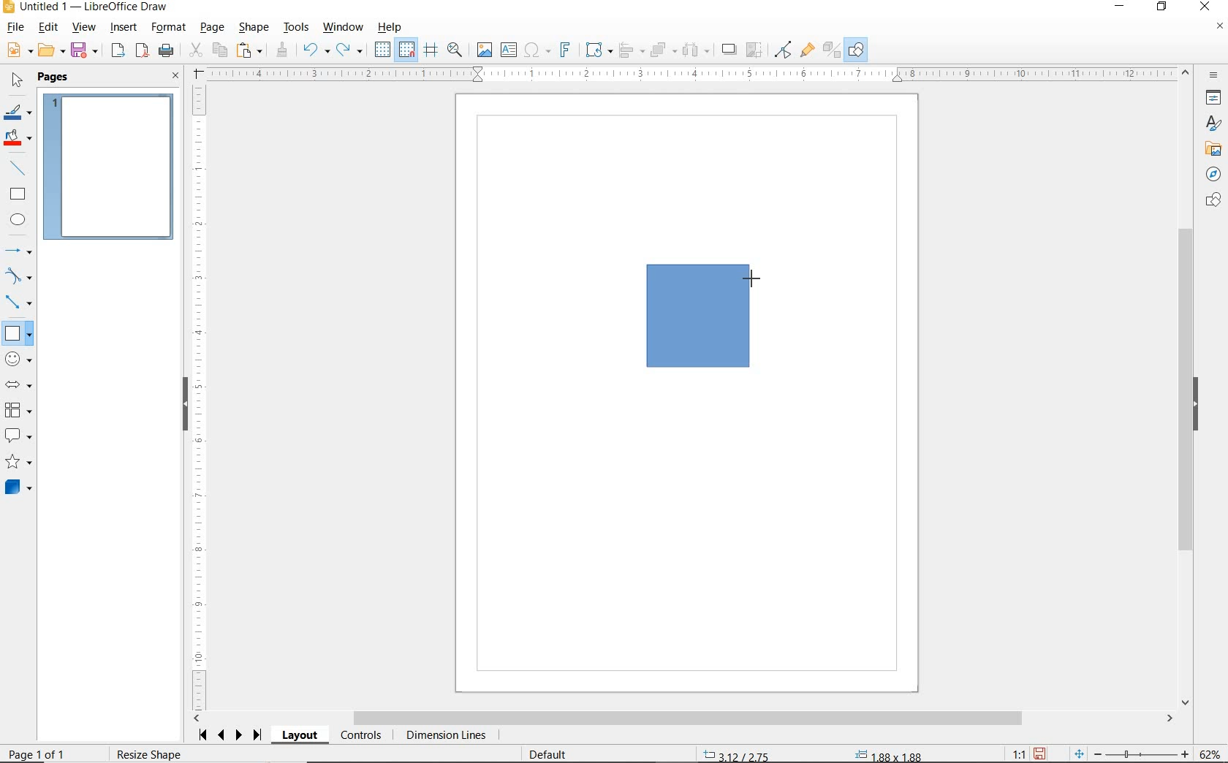 The height and width of the screenshot is (763, 1228). Describe the element at coordinates (536, 50) in the screenshot. I see `INSERT SPECIAL CHARACTERS` at that location.